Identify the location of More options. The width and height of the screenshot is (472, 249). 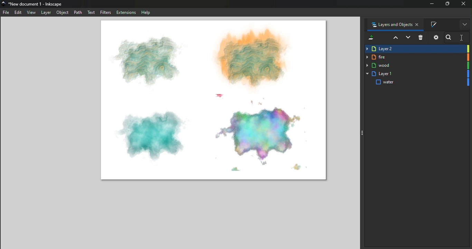
(465, 24).